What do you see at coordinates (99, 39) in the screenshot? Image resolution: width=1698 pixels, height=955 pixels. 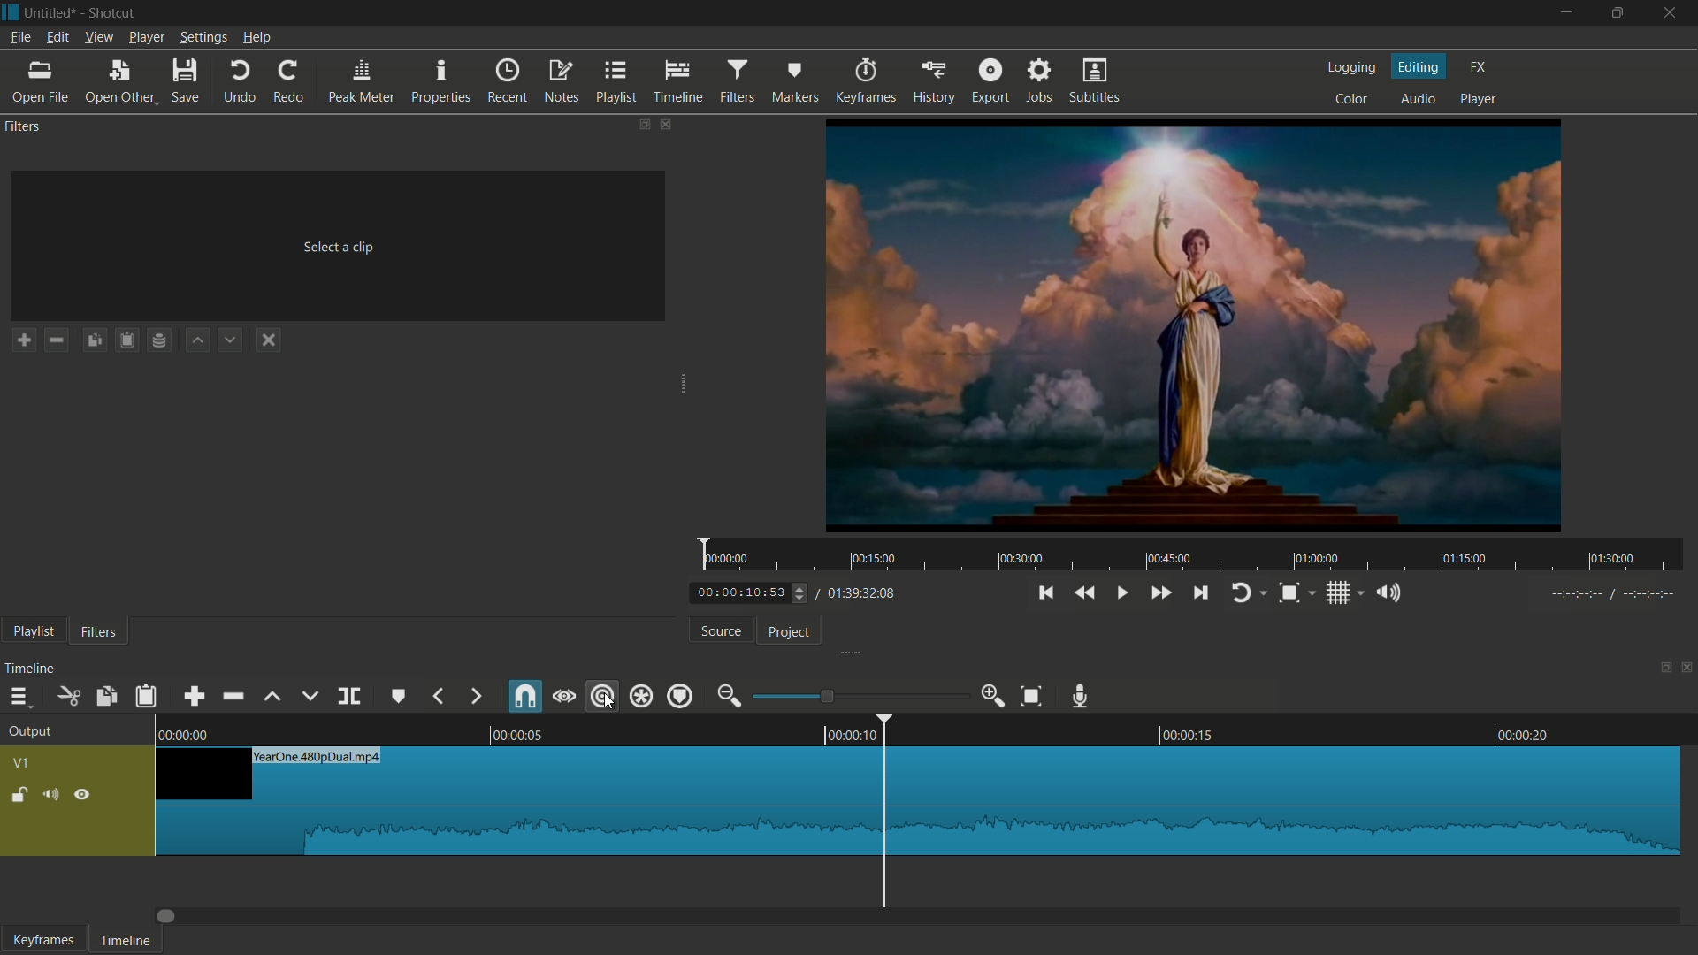 I see `view menu` at bounding box center [99, 39].